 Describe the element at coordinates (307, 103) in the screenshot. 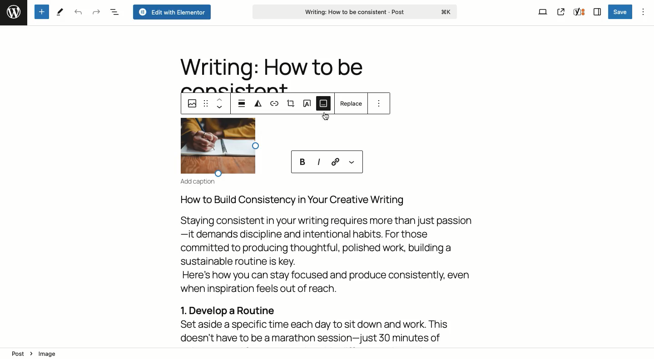

I see `Text over image` at that location.